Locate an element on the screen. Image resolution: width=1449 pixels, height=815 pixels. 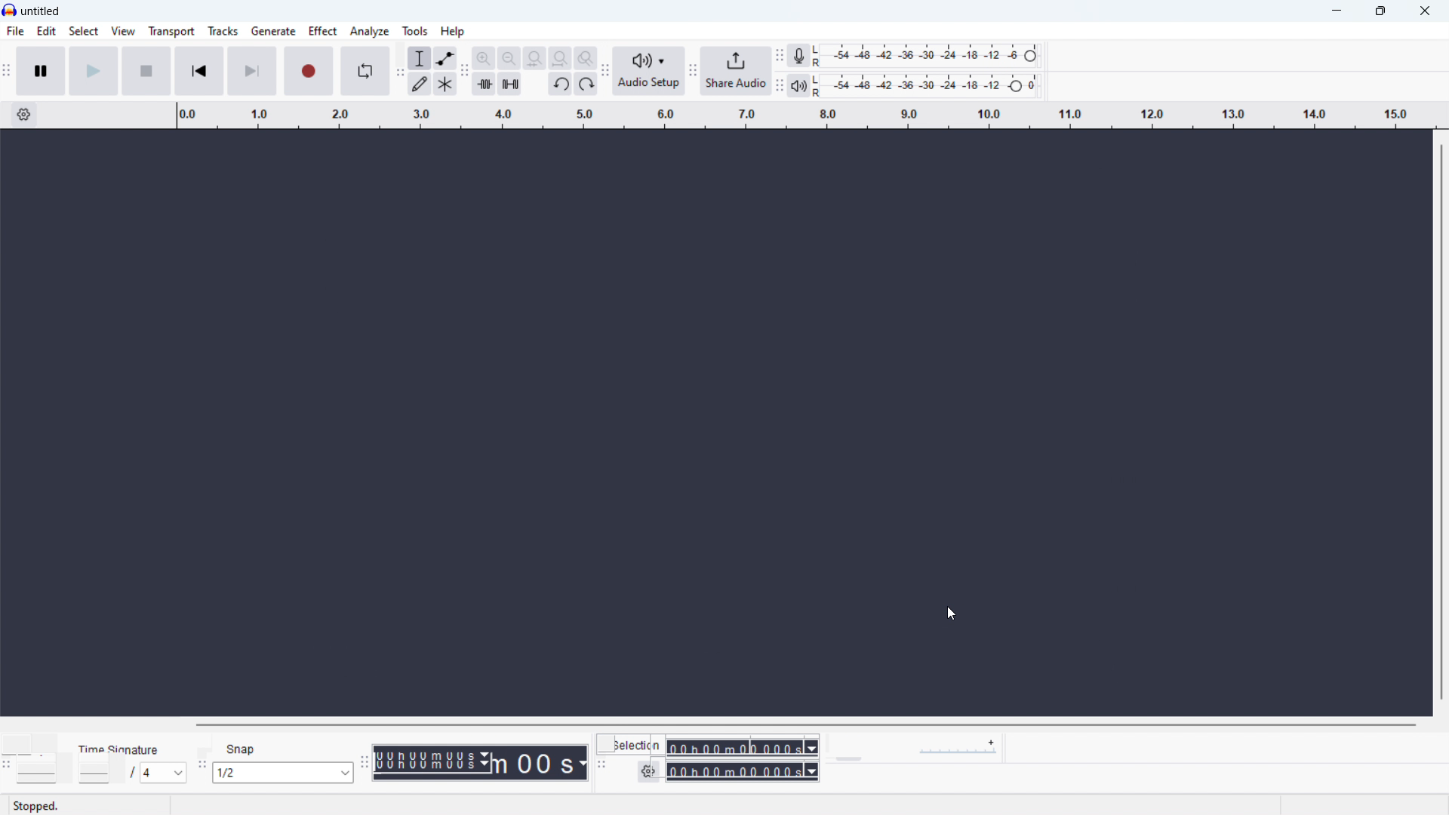
timeline is located at coordinates (803, 115).